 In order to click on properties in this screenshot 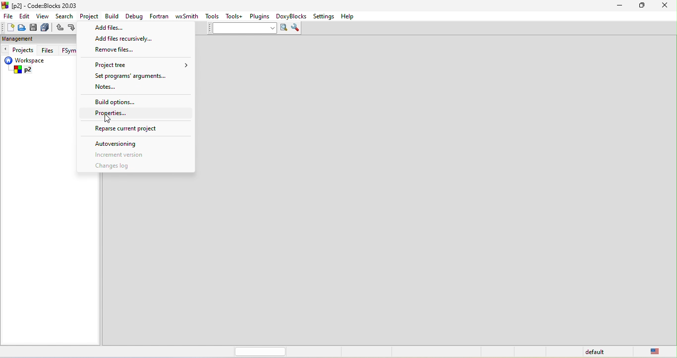, I will do `click(116, 115)`.